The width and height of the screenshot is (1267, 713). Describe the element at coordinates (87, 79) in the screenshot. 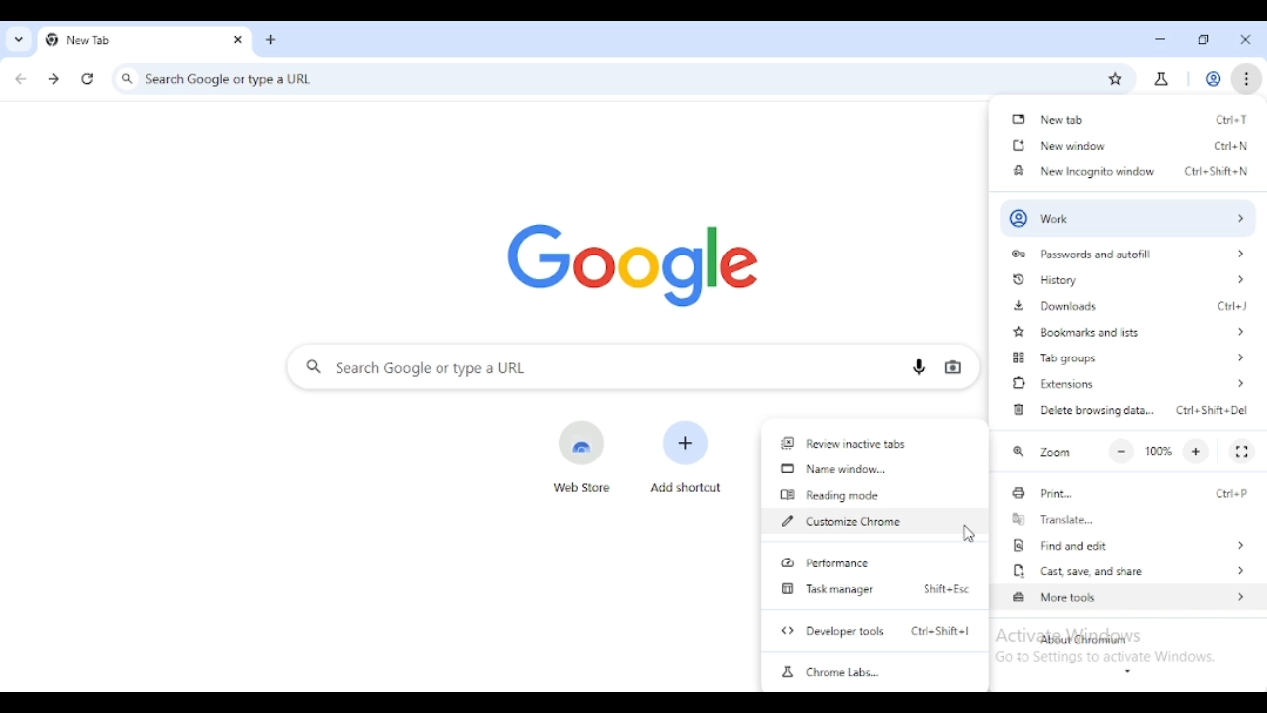

I see `reload this page` at that location.